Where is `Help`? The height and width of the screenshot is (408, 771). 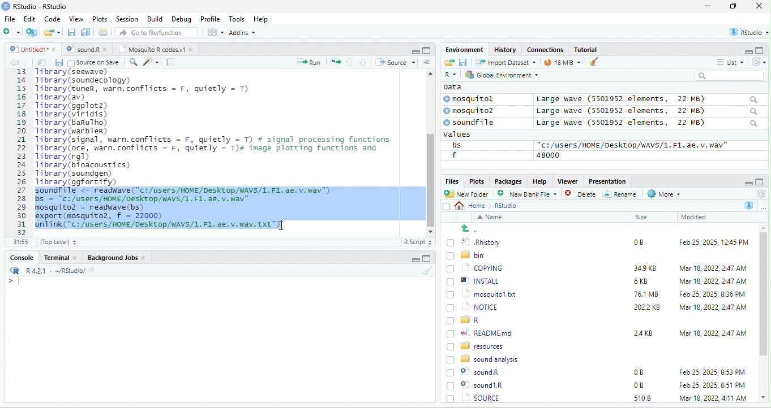
Help is located at coordinates (262, 20).